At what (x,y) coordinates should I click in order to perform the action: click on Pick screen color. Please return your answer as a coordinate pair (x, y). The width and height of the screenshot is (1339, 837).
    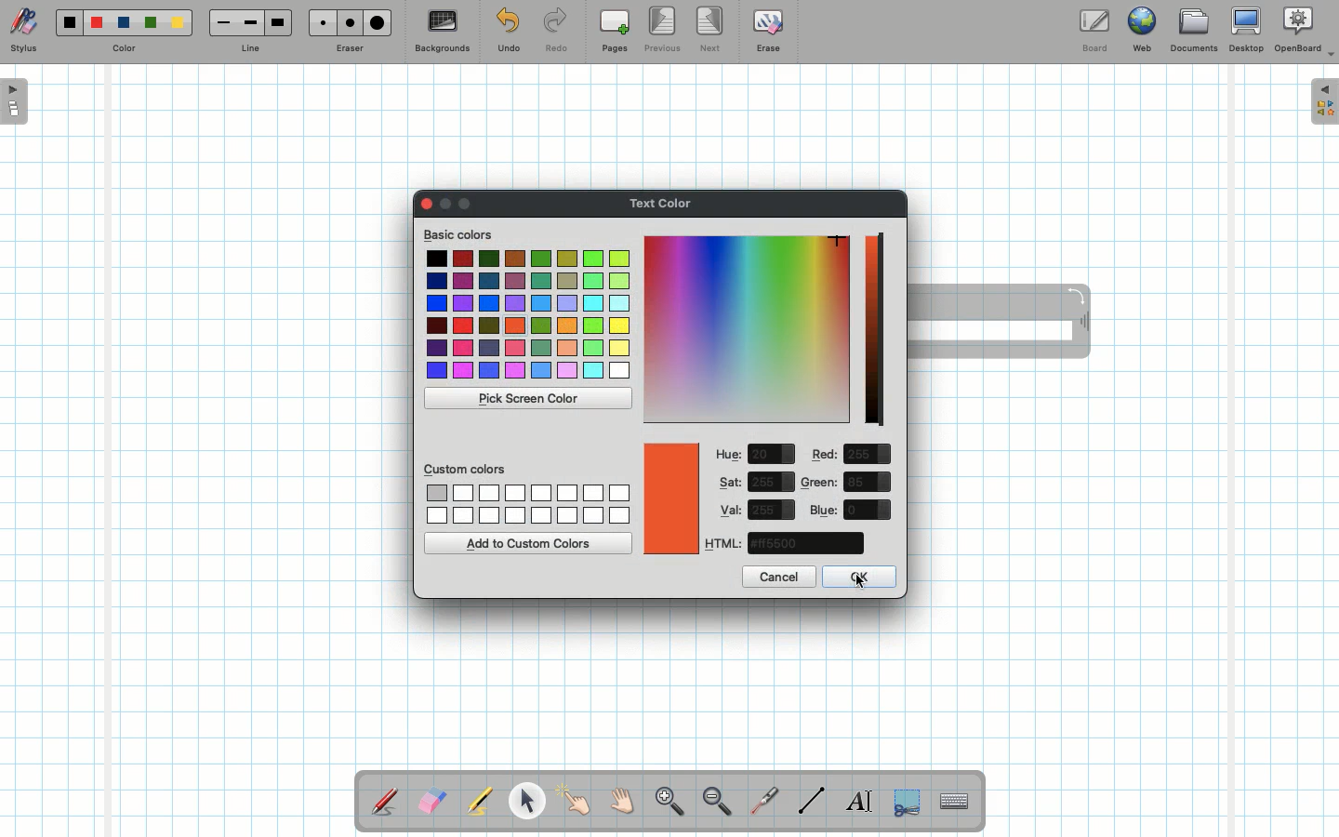
    Looking at the image, I should click on (529, 399).